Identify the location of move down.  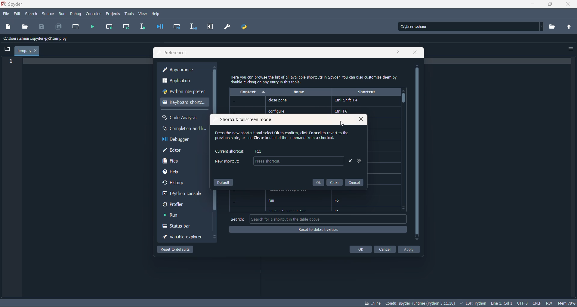
(417, 240).